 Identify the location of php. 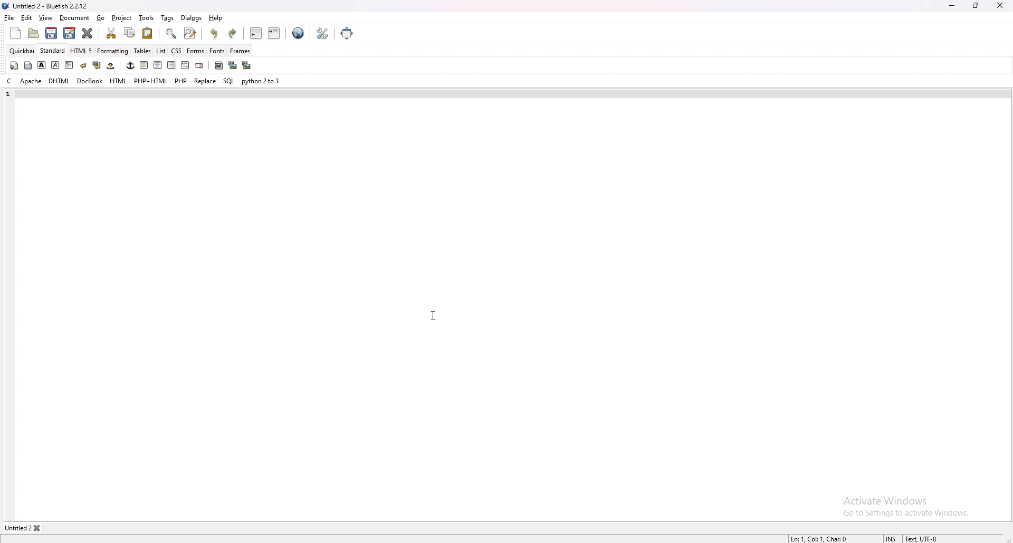
(181, 81).